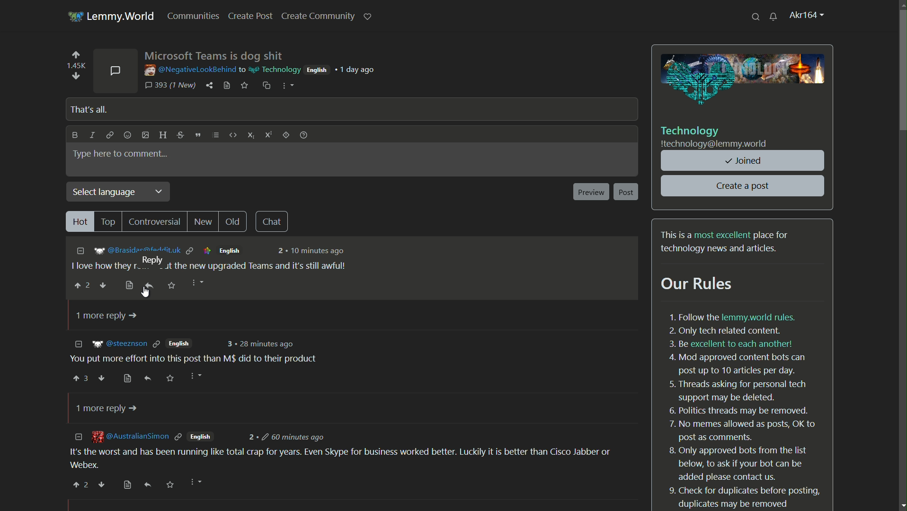 The image size is (907, 511). I want to click on italic, so click(93, 135).